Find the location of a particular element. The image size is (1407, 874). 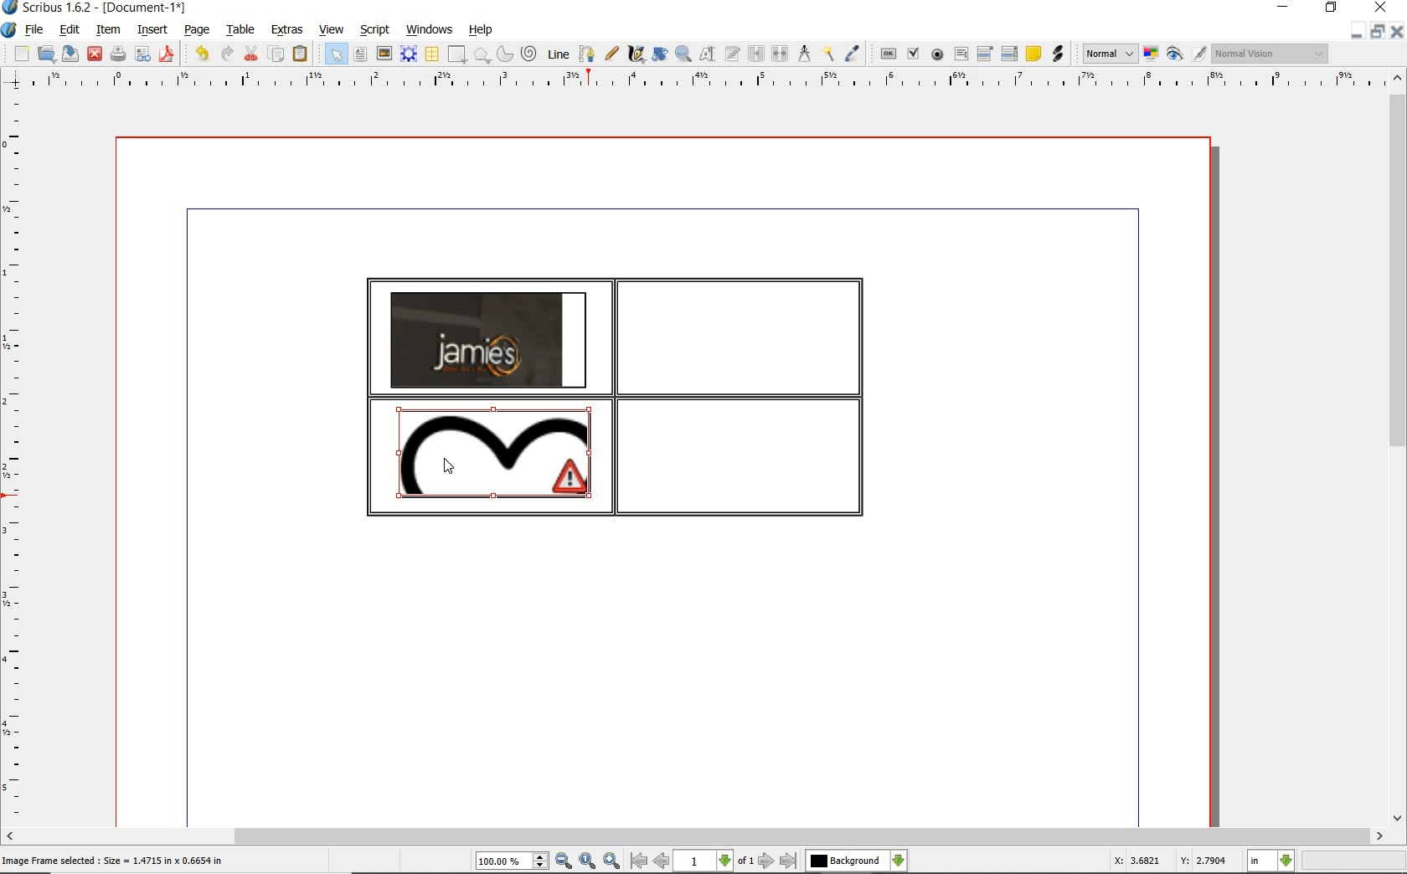

image added is located at coordinates (488, 339).